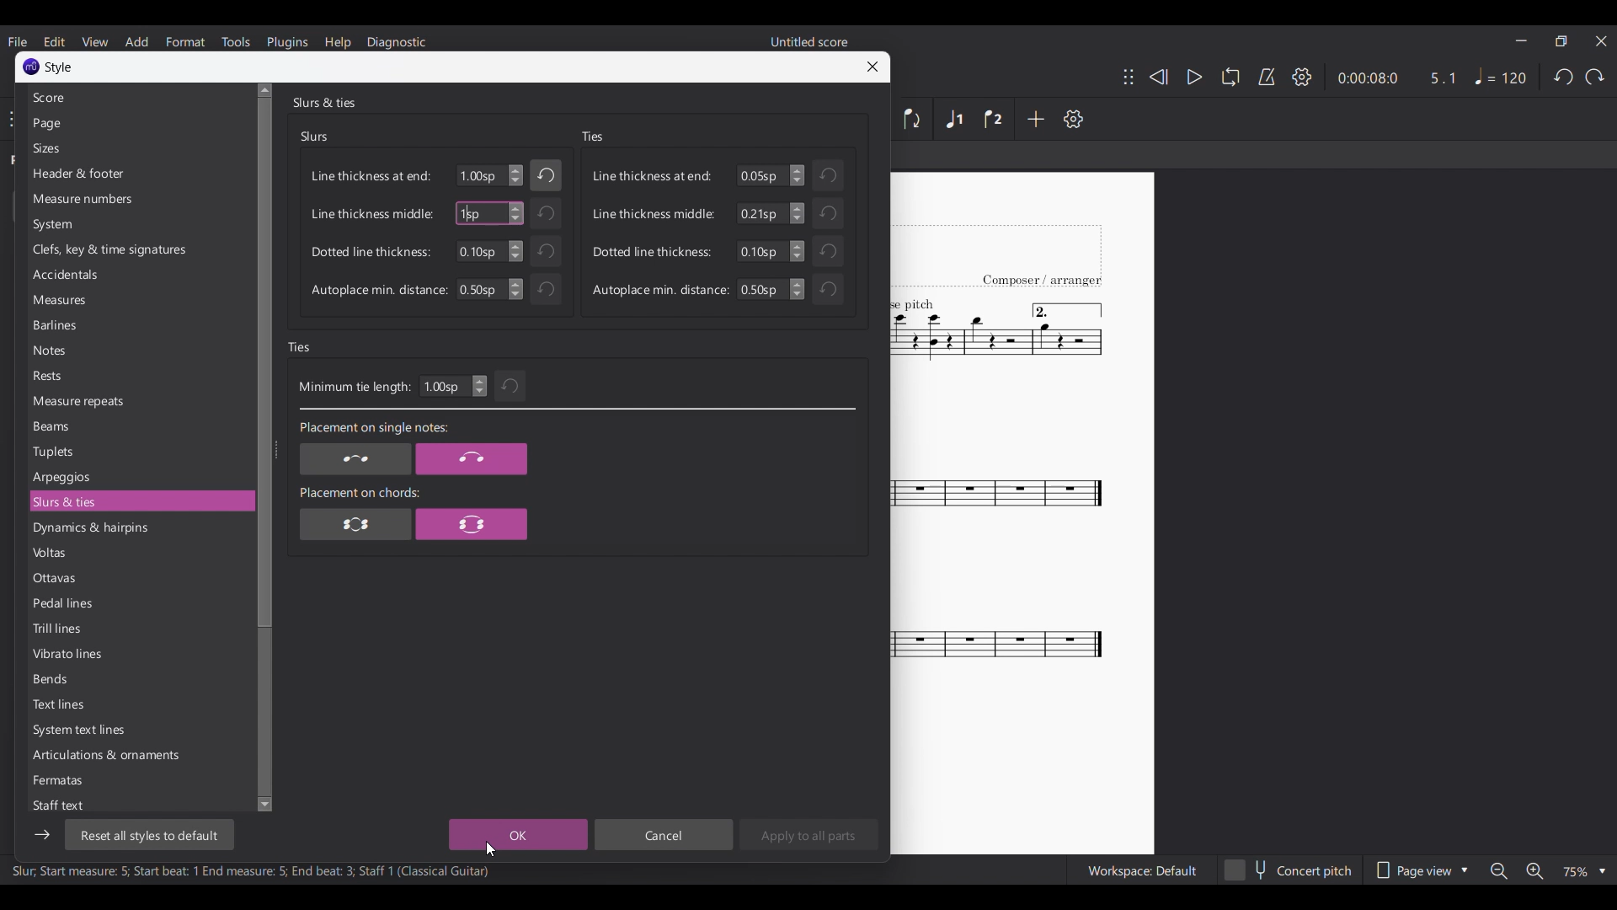 Image resolution: width=1617 pixels, height=910 pixels. What do you see at coordinates (54, 41) in the screenshot?
I see `Edit menu` at bounding box center [54, 41].